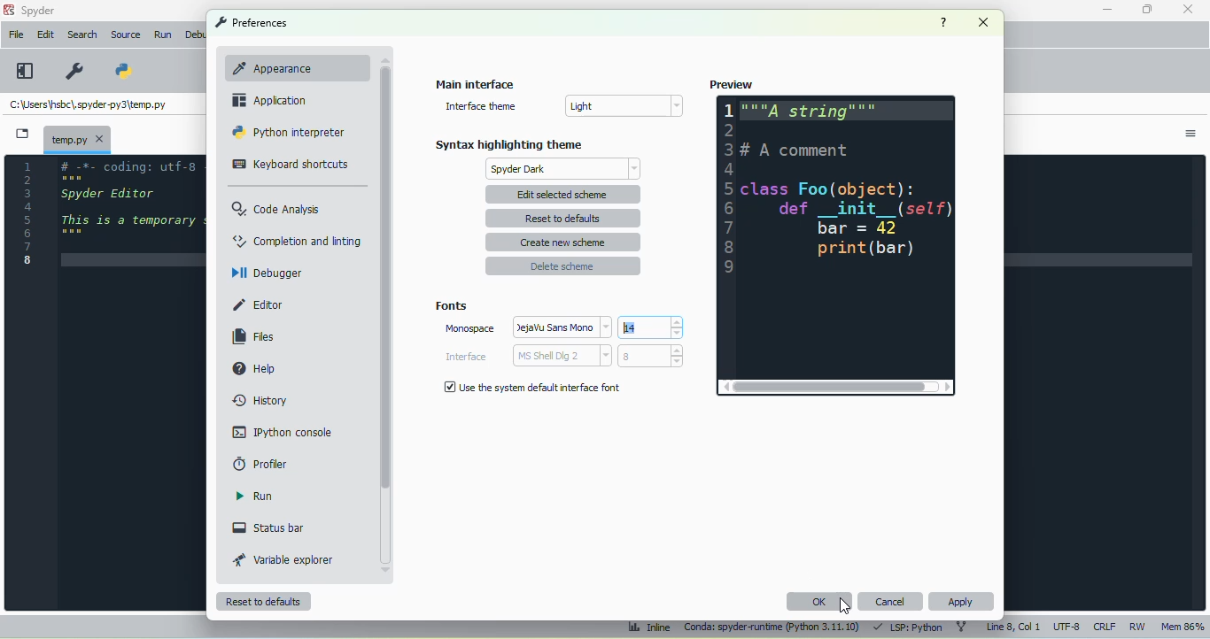 This screenshot has width=1210, height=639. What do you see at coordinates (268, 527) in the screenshot?
I see `status bar` at bounding box center [268, 527].